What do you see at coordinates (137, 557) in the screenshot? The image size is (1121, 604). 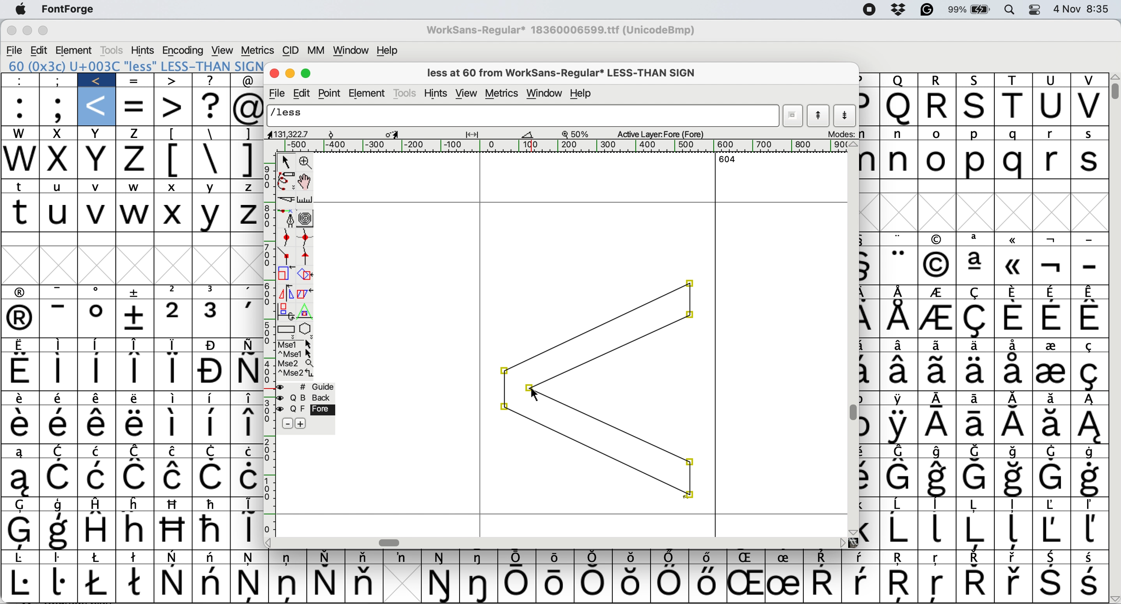 I see `Symbol` at bounding box center [137, 557].